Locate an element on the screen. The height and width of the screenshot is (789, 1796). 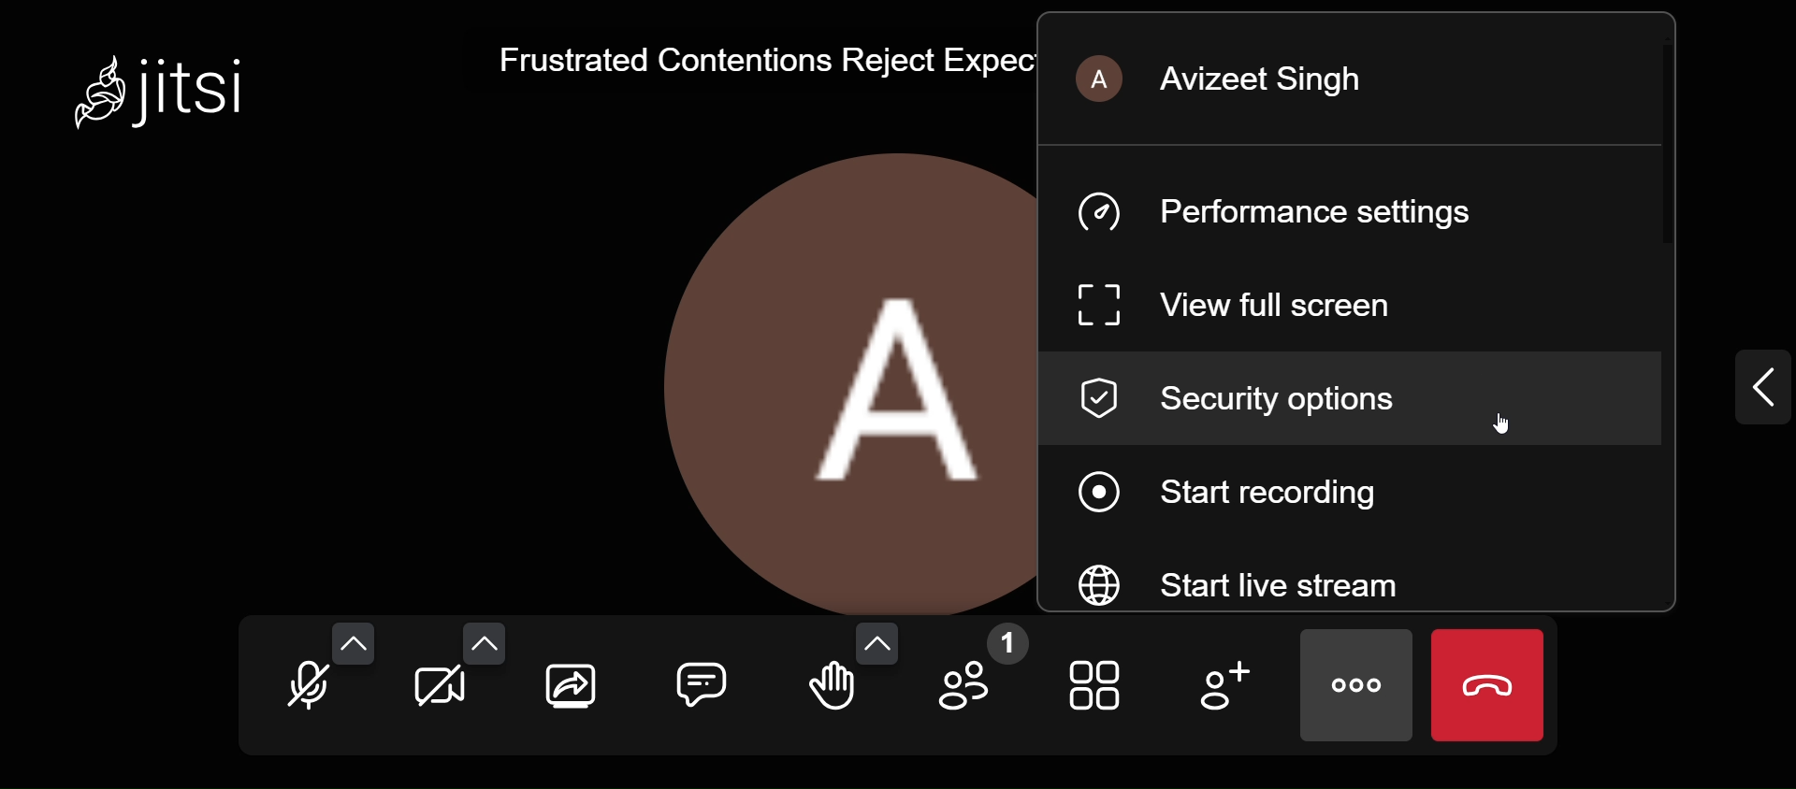
performance setting is located at coordinates (1268, 212).